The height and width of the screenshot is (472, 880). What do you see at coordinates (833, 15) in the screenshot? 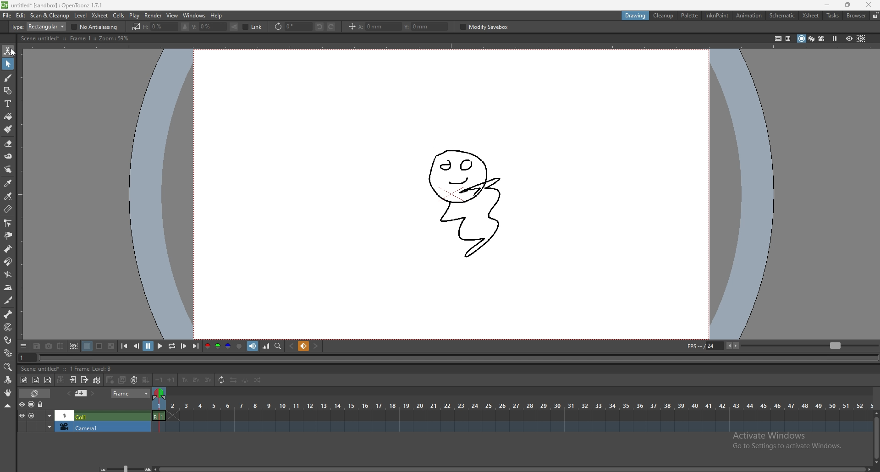
I see `tasks` at bounding box center [833, 15].